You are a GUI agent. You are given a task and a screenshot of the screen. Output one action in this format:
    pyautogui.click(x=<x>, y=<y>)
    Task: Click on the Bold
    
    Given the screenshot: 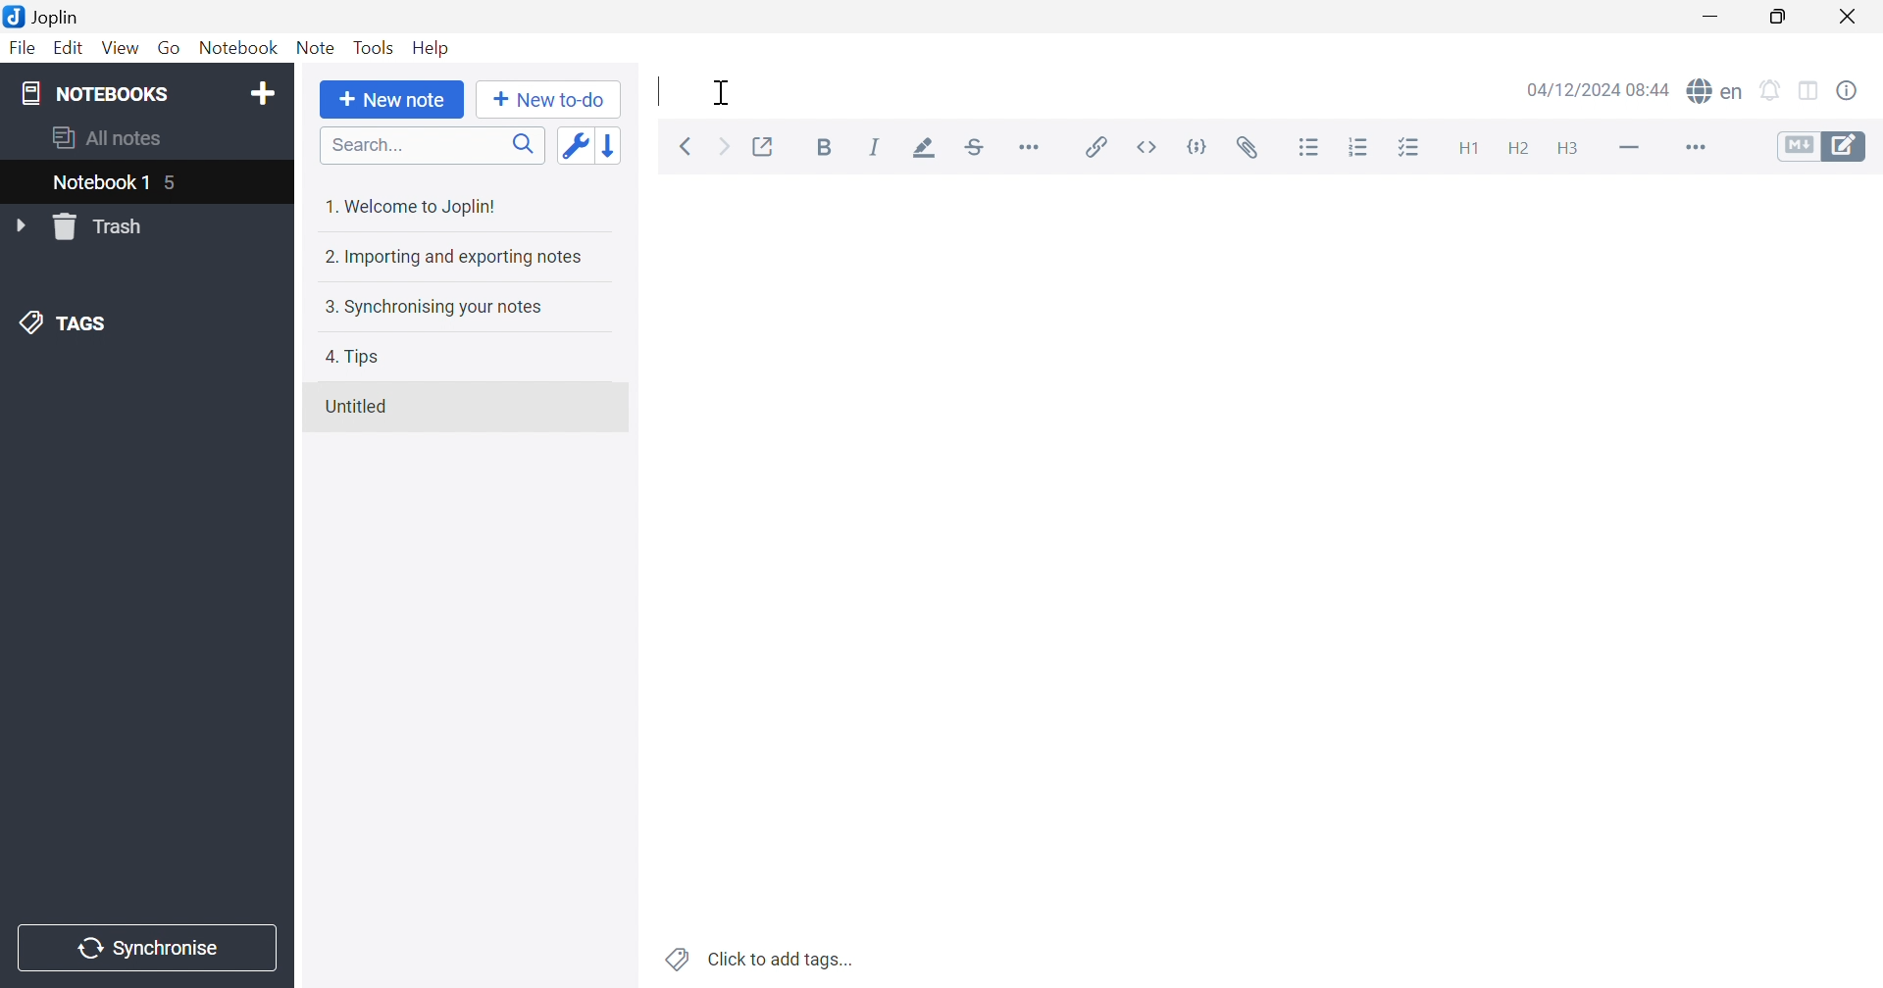 What is the action you would take?
    pyautogui.click(x=823, y=145)
    